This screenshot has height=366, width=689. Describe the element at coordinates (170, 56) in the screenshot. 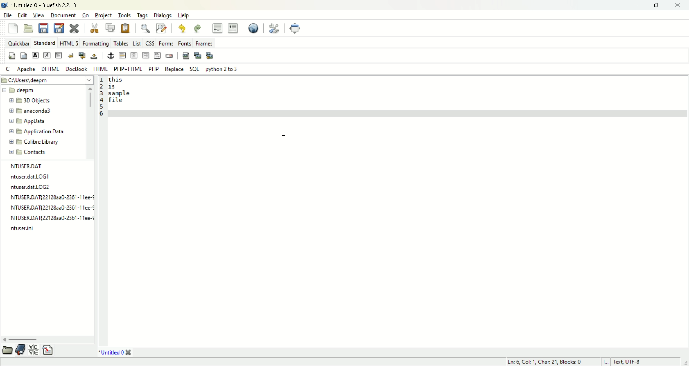

I see `email` at that location.